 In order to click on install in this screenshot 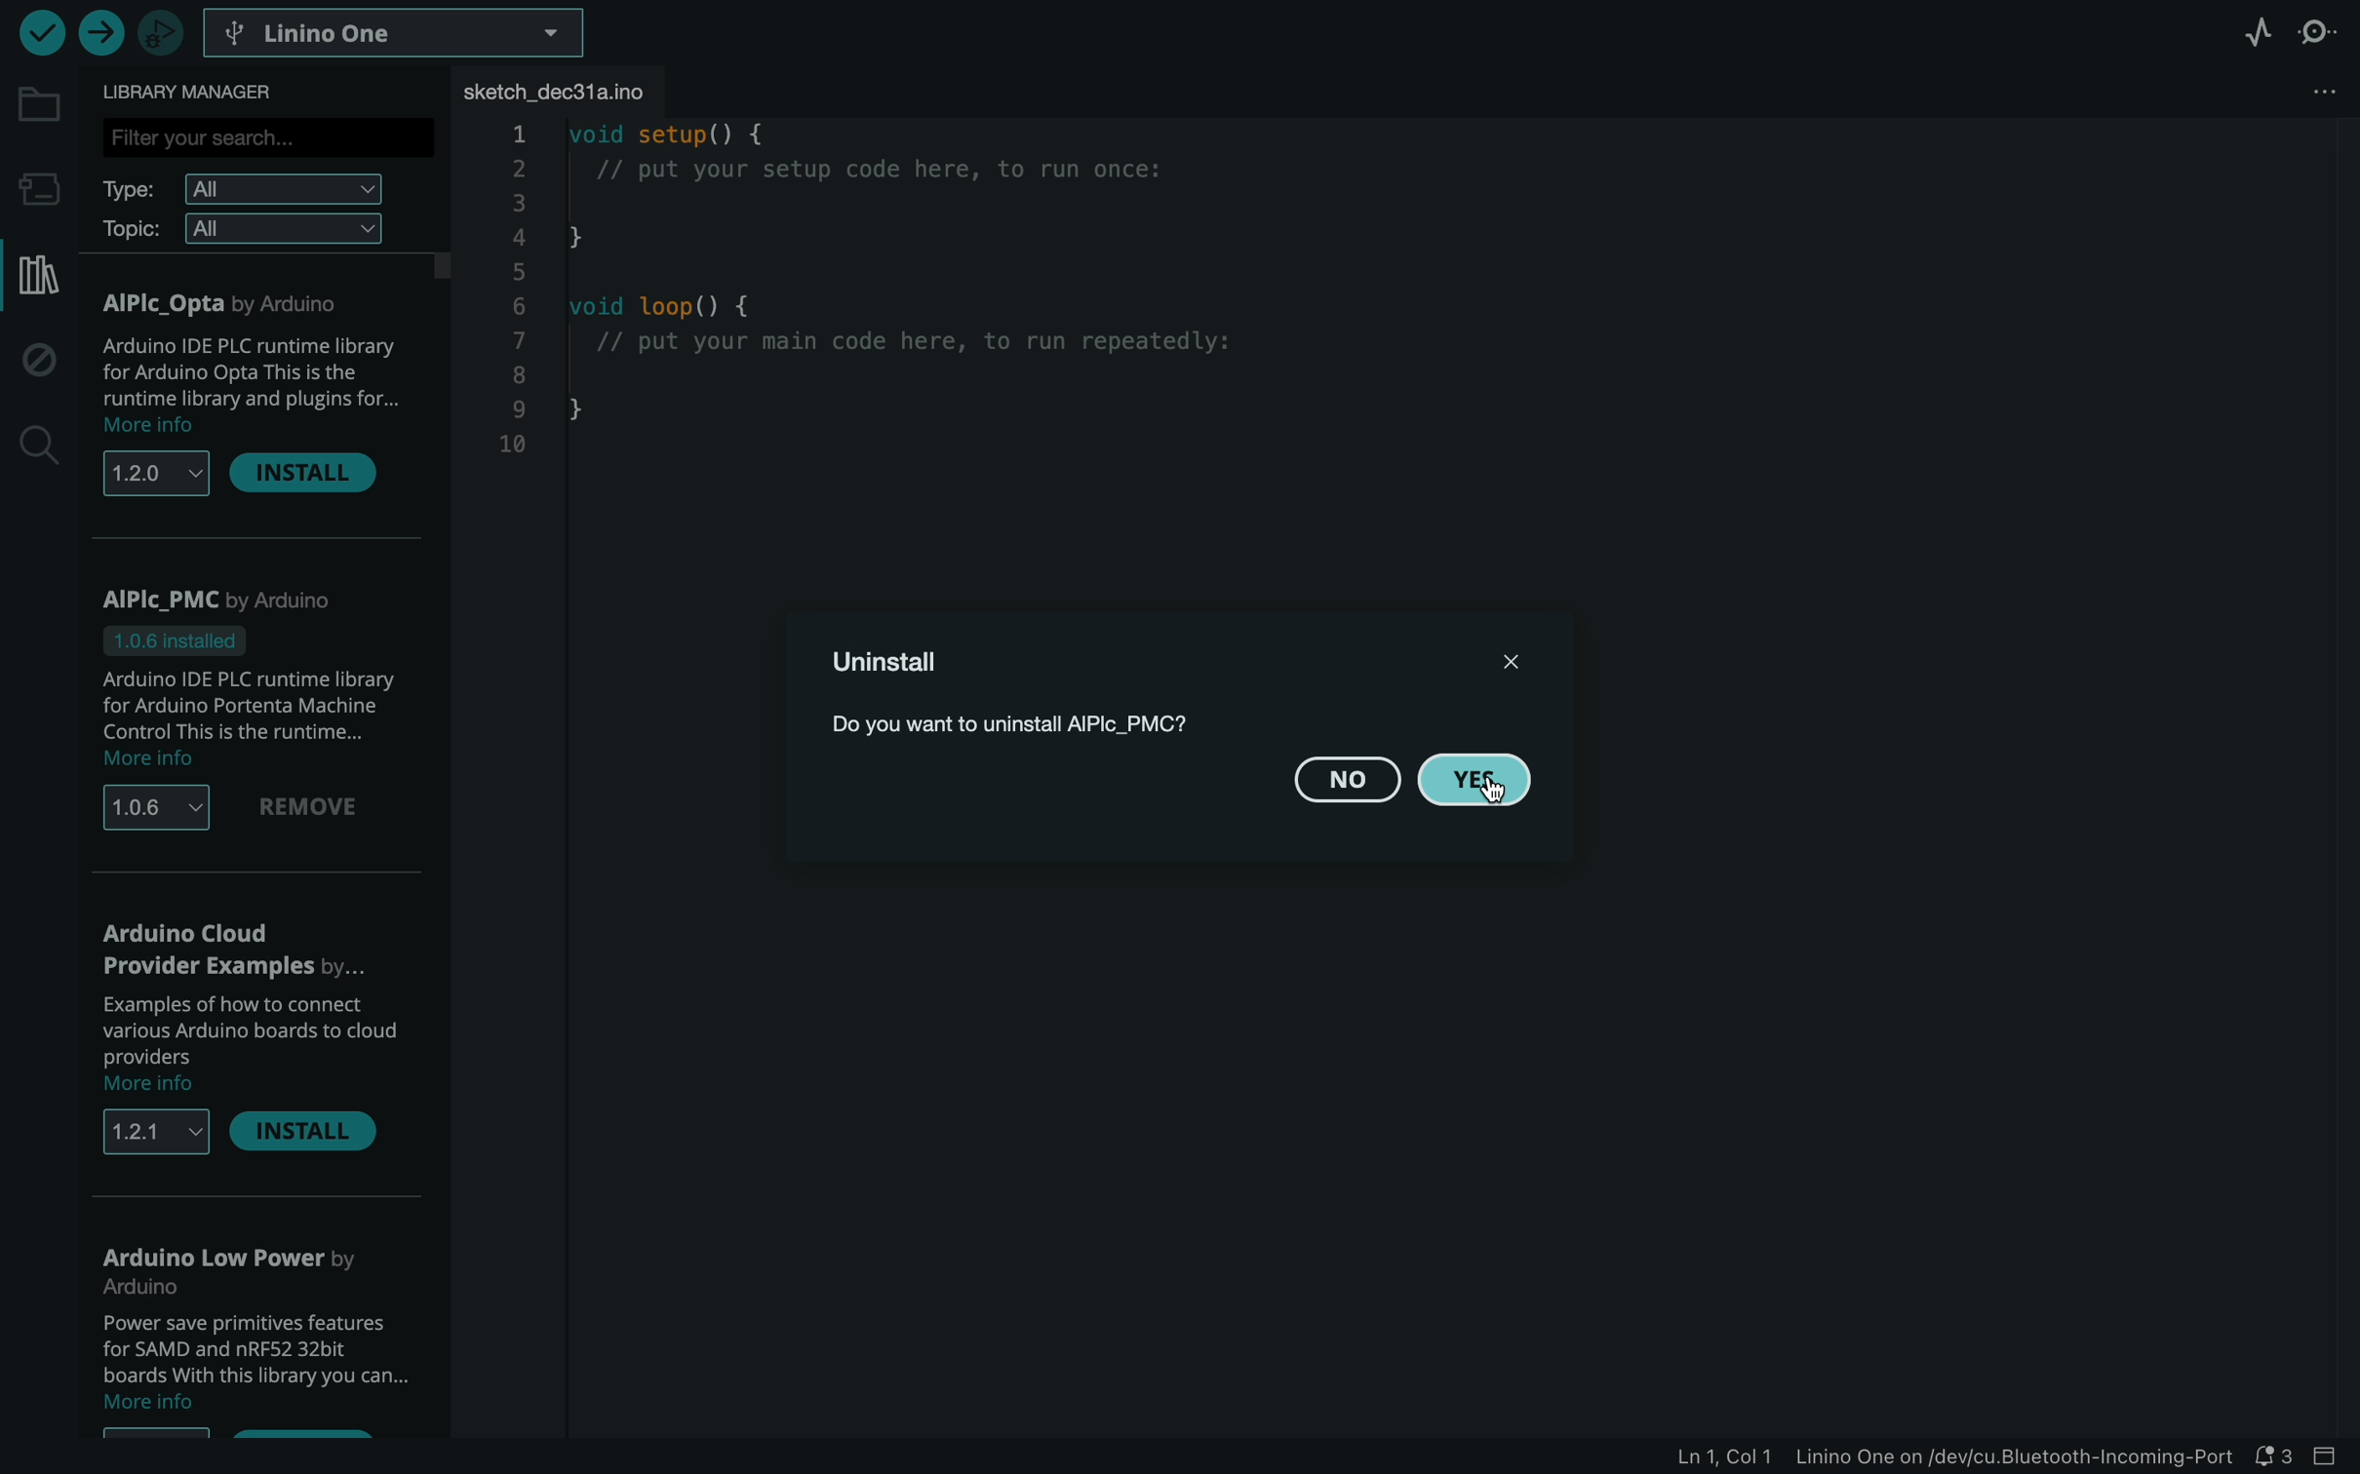, I will do `click(307, 1136)`.